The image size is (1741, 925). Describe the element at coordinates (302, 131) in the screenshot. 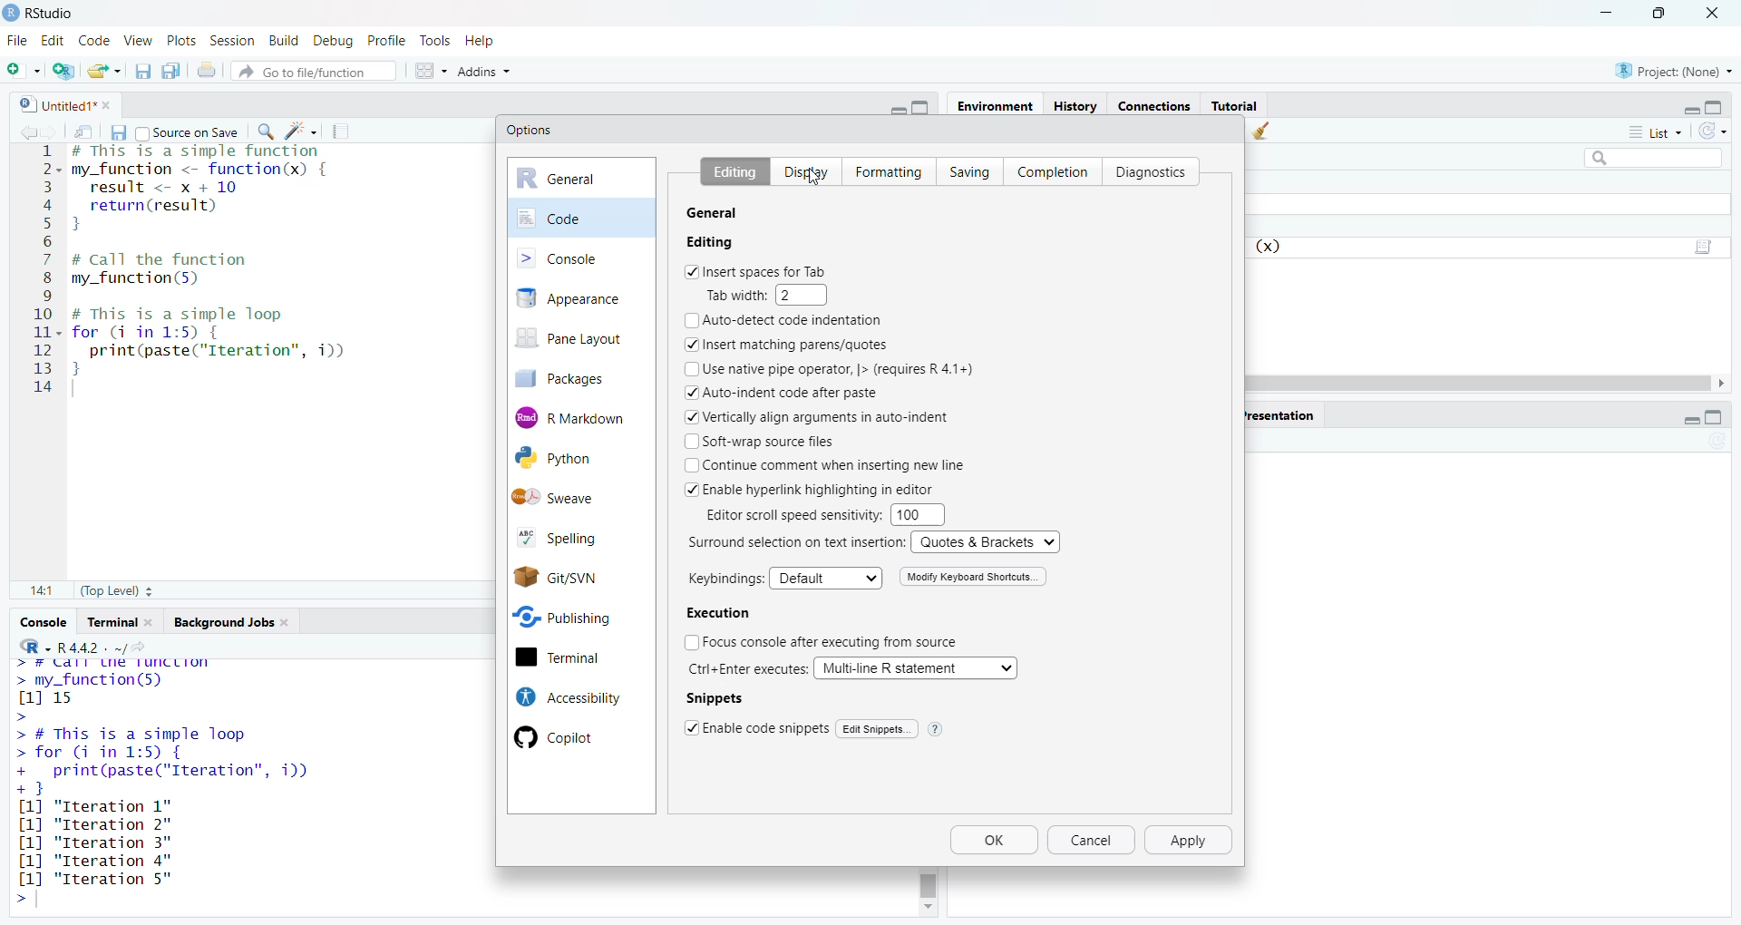

I see `code tools` at that location.